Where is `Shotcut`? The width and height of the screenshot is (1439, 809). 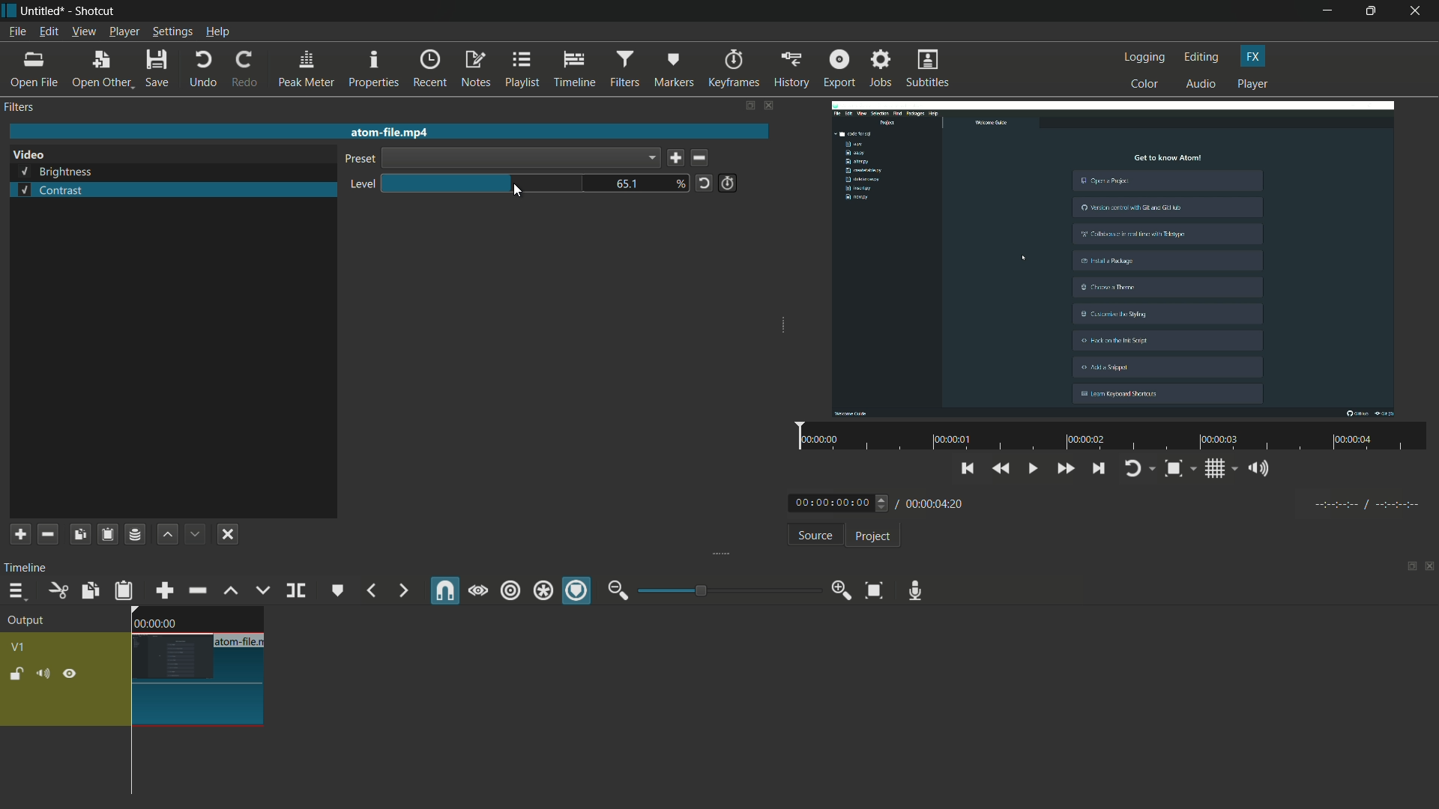
Shotcut is located at coordinates (96, 12).